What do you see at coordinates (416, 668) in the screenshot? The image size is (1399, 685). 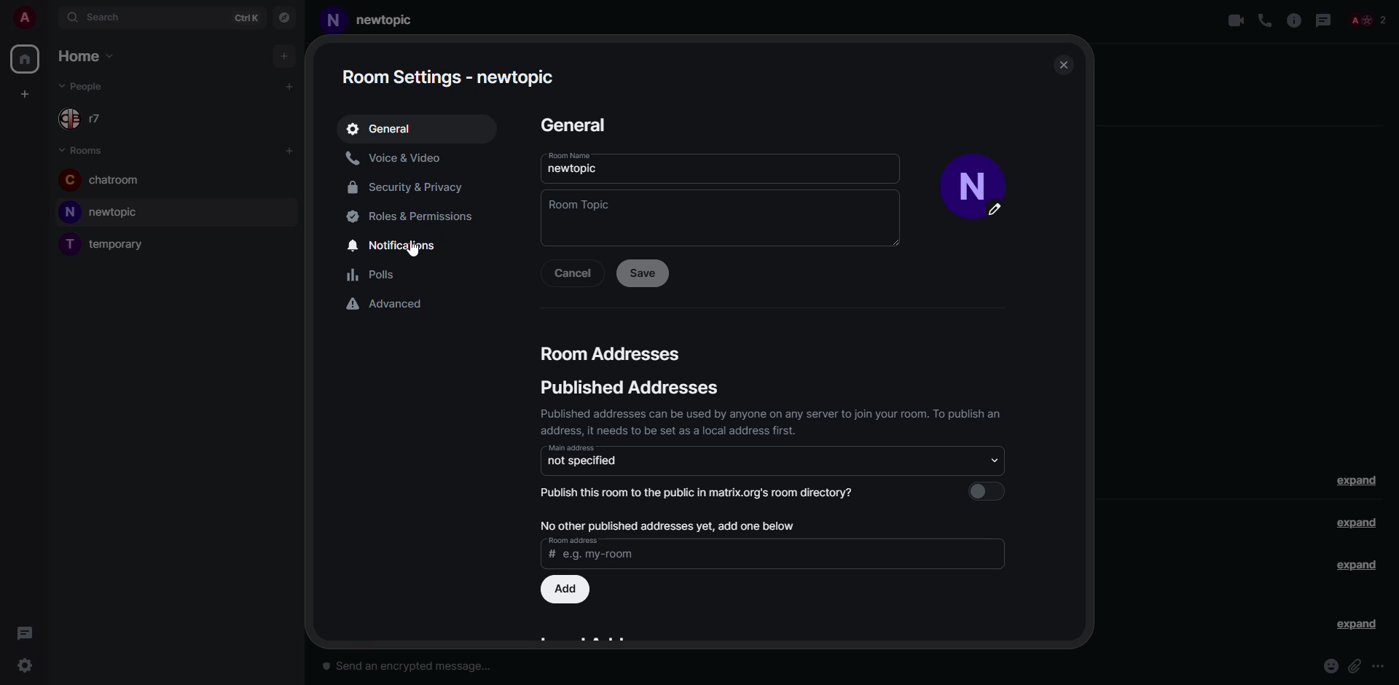 I see `send an encrypted message` at bounding box center [416, 668].